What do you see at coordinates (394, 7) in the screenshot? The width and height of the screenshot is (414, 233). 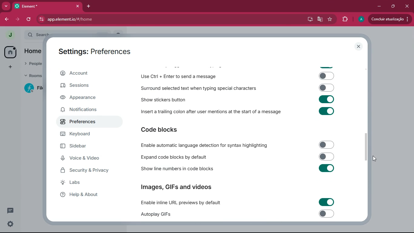 I see `maximize` at bounding box center [394, 7].